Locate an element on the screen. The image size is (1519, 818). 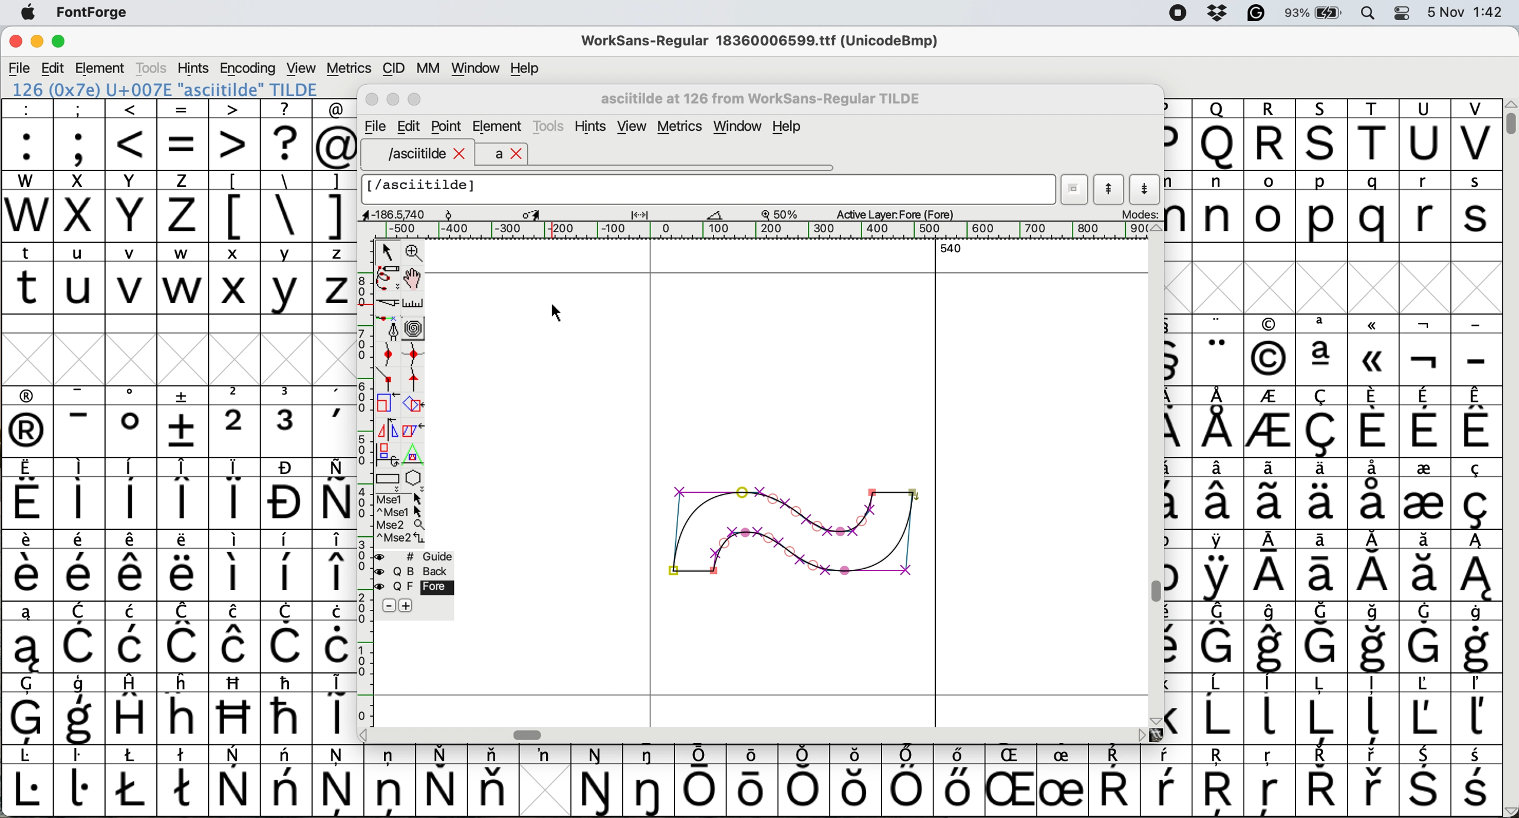
symbol is located at coordinates (907, 781).